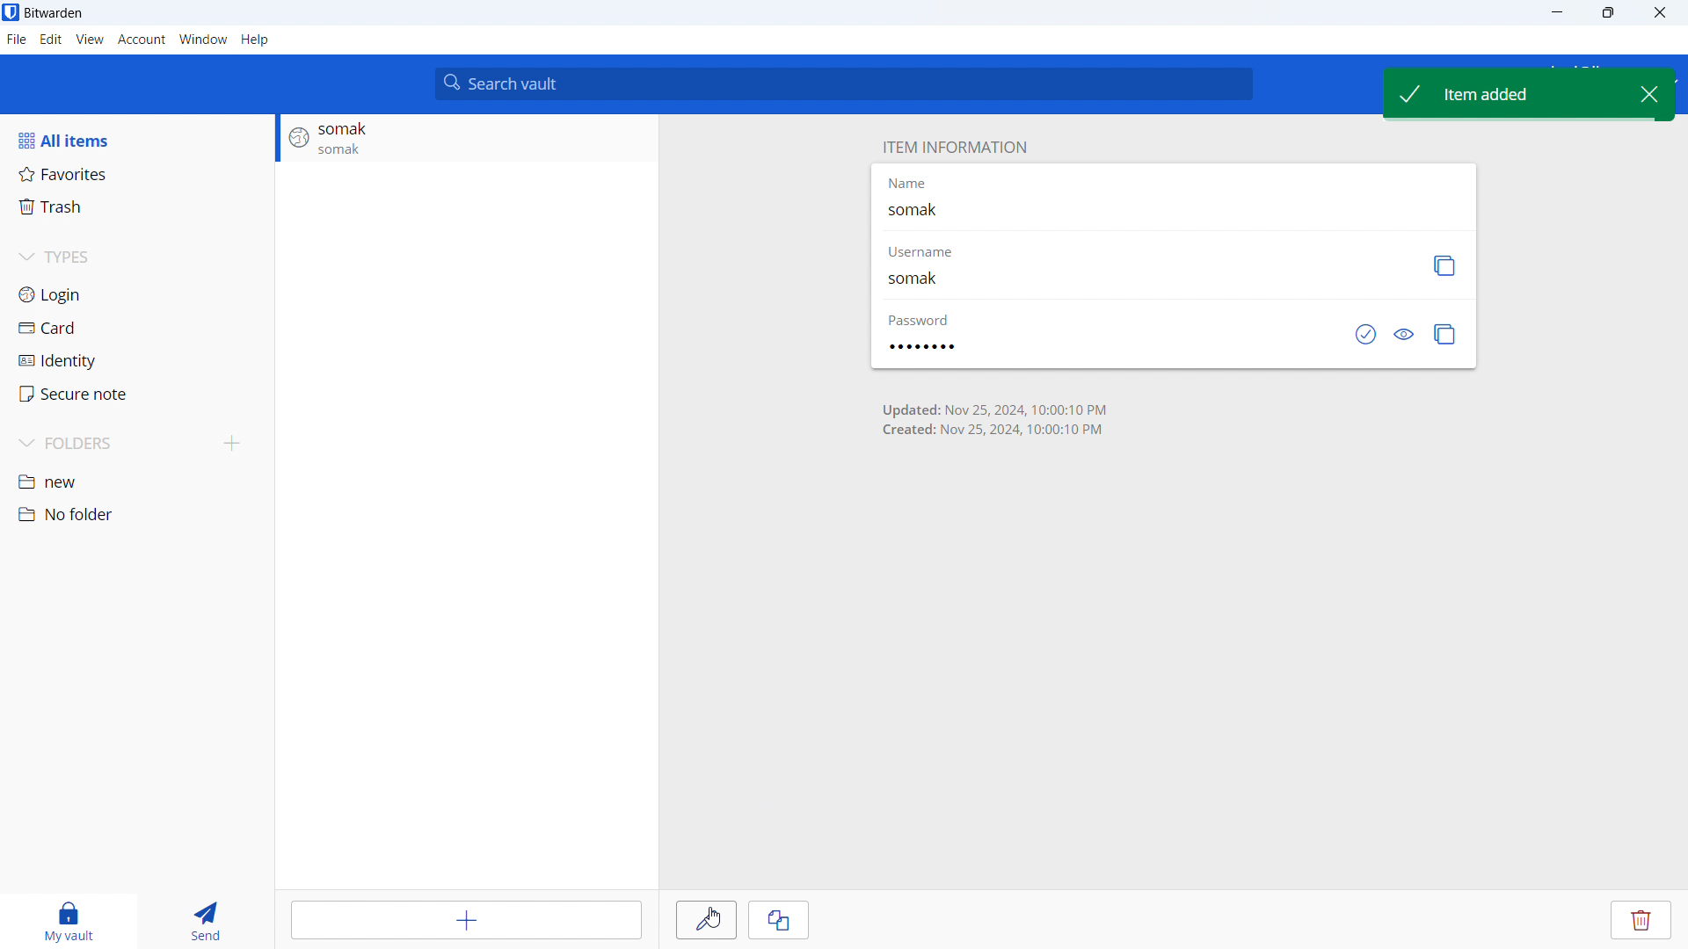 The height and width of the screenshot is (949, 1688). I want to click on toggle visibility, so click(1401, 337).